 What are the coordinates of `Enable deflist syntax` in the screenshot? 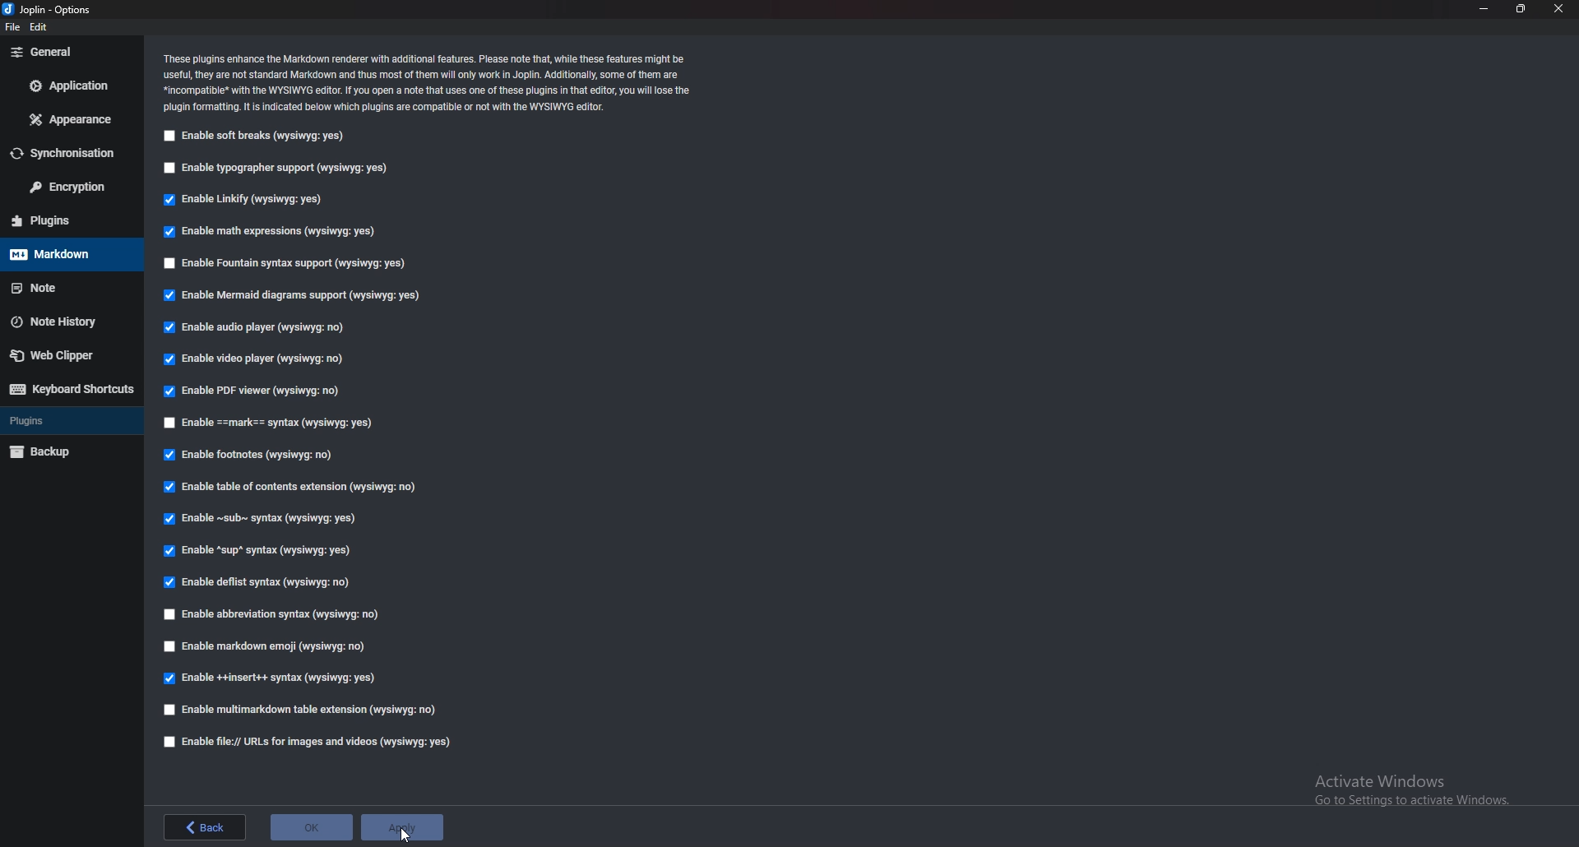 It's located at (257, 582).